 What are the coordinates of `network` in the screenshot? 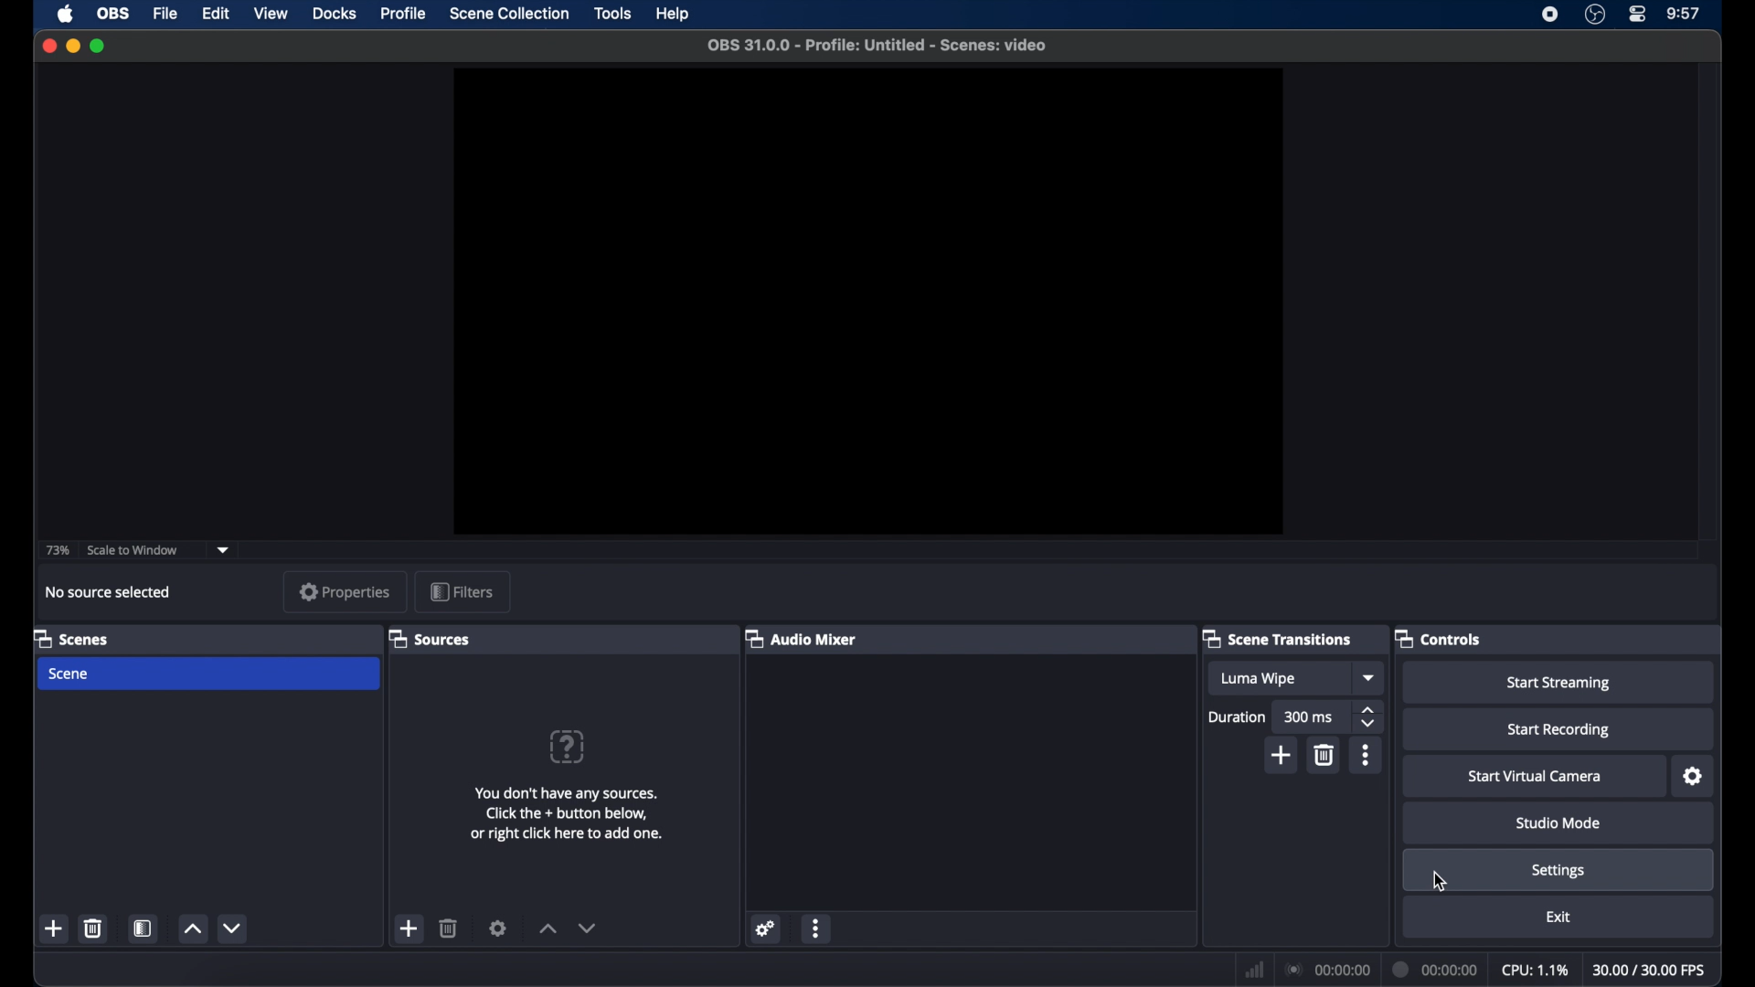 It's located at (1255, 969).